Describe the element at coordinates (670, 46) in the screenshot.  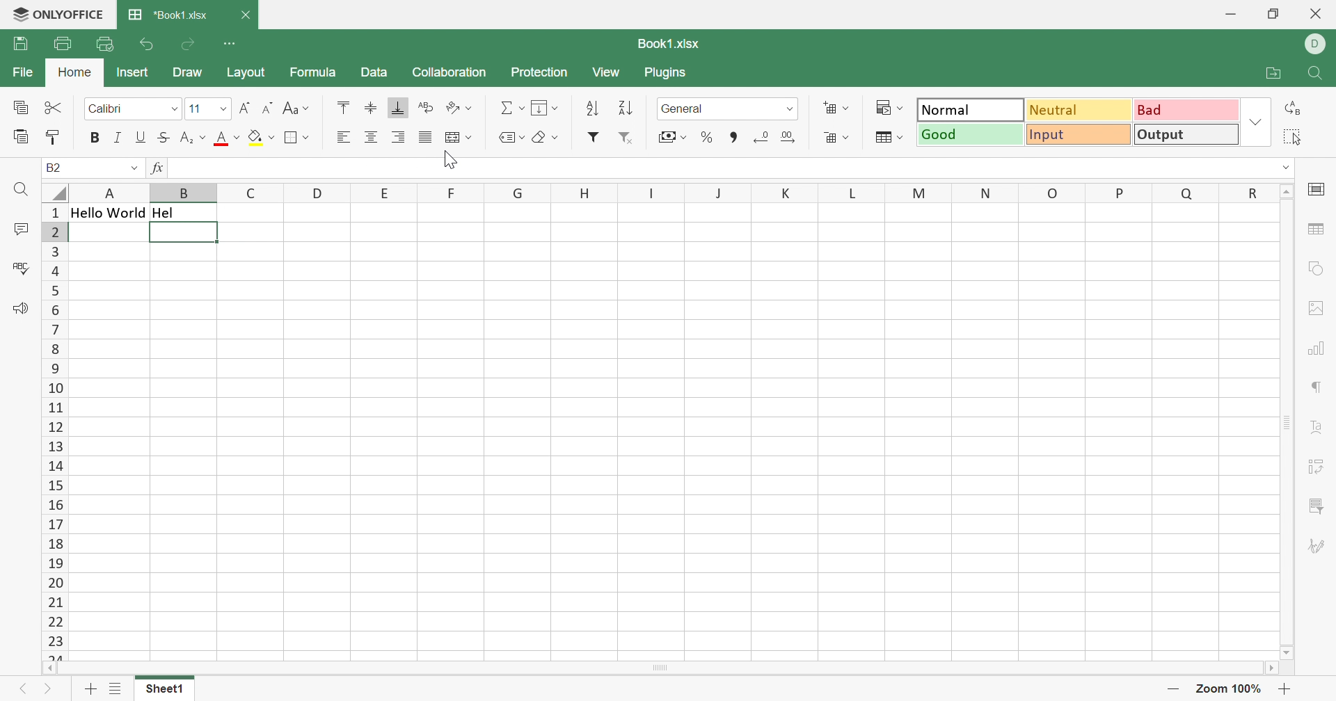
I see `Book1.xlsx` at that location.